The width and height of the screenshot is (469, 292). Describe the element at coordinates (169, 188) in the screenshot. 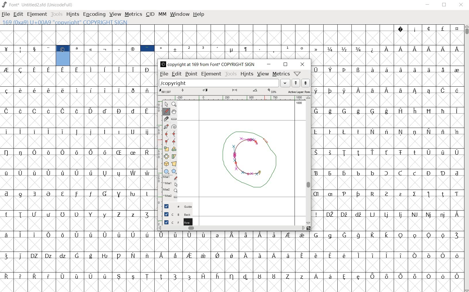

I see `mse1 mse1 mse2 mse2` at that location.